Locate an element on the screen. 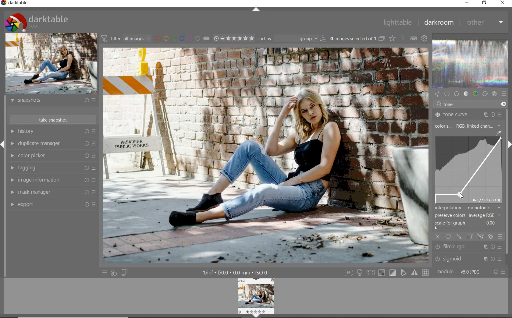 The width and height of the screenshot is (512, 318). color picker is located at coordinates (54, 156).